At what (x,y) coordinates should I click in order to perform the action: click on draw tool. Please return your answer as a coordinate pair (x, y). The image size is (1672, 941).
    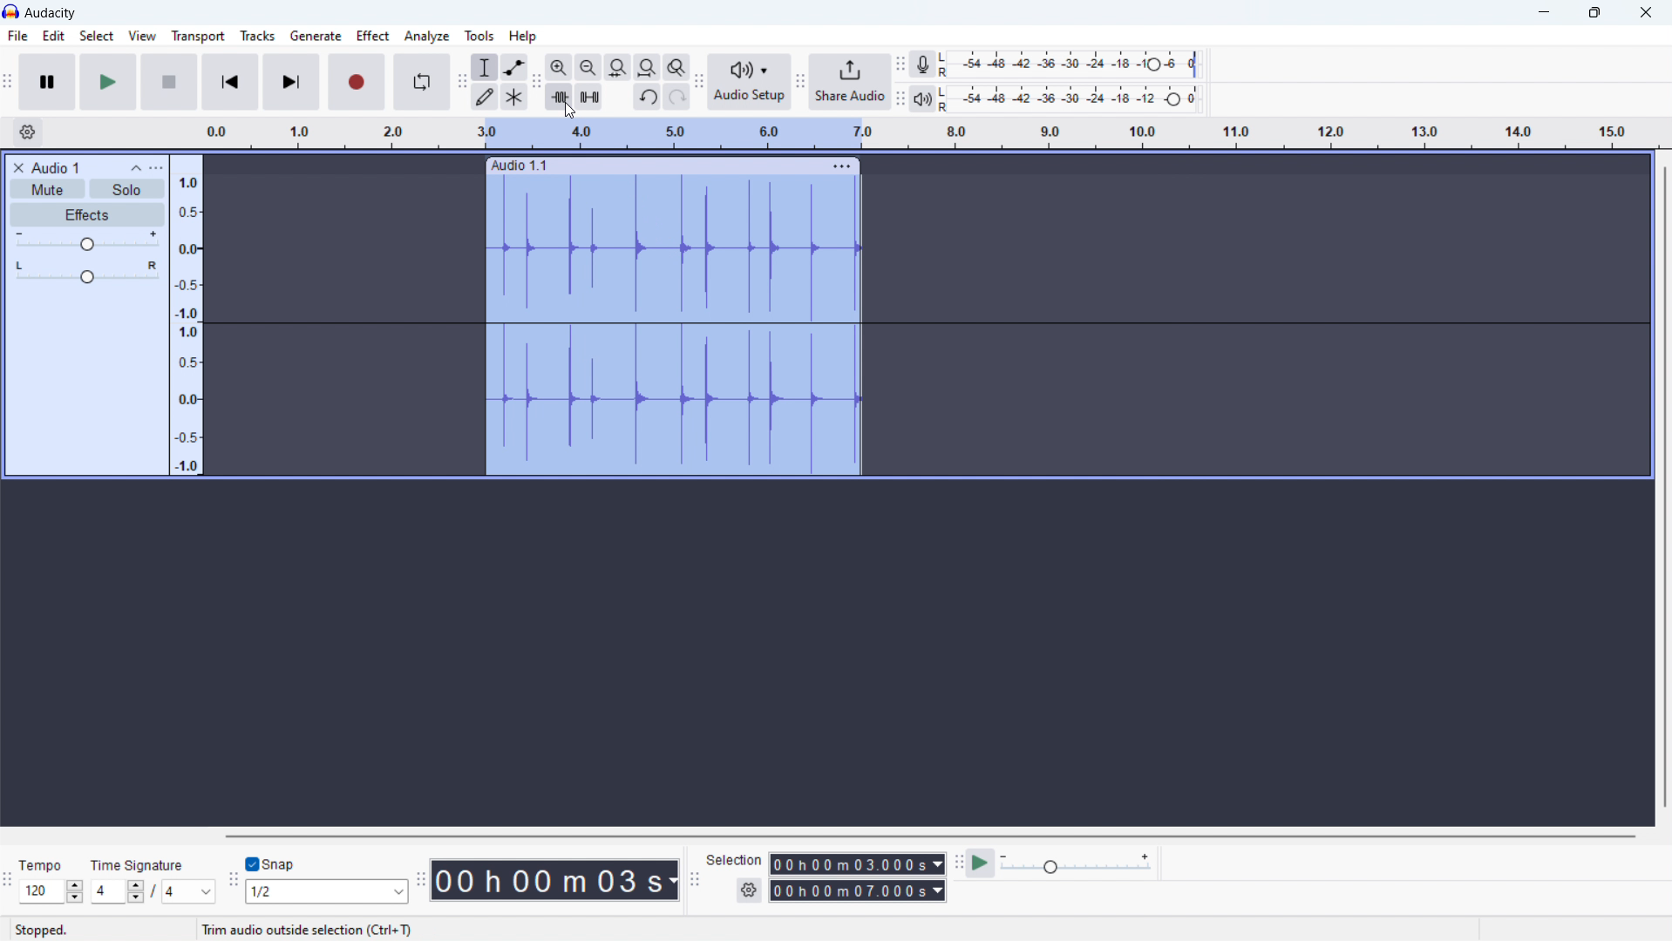
    Looking at the image, I should click on (483, 96).